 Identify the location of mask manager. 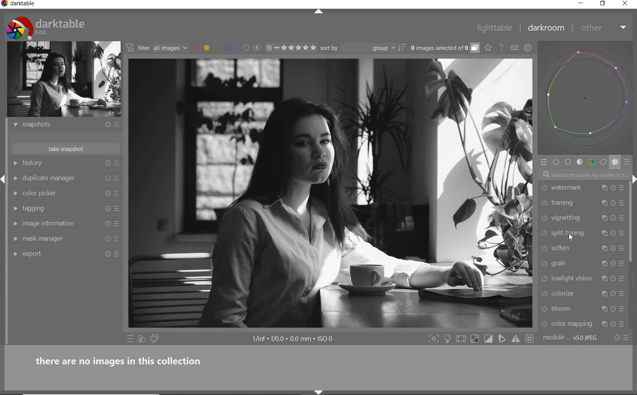
(60, 238).